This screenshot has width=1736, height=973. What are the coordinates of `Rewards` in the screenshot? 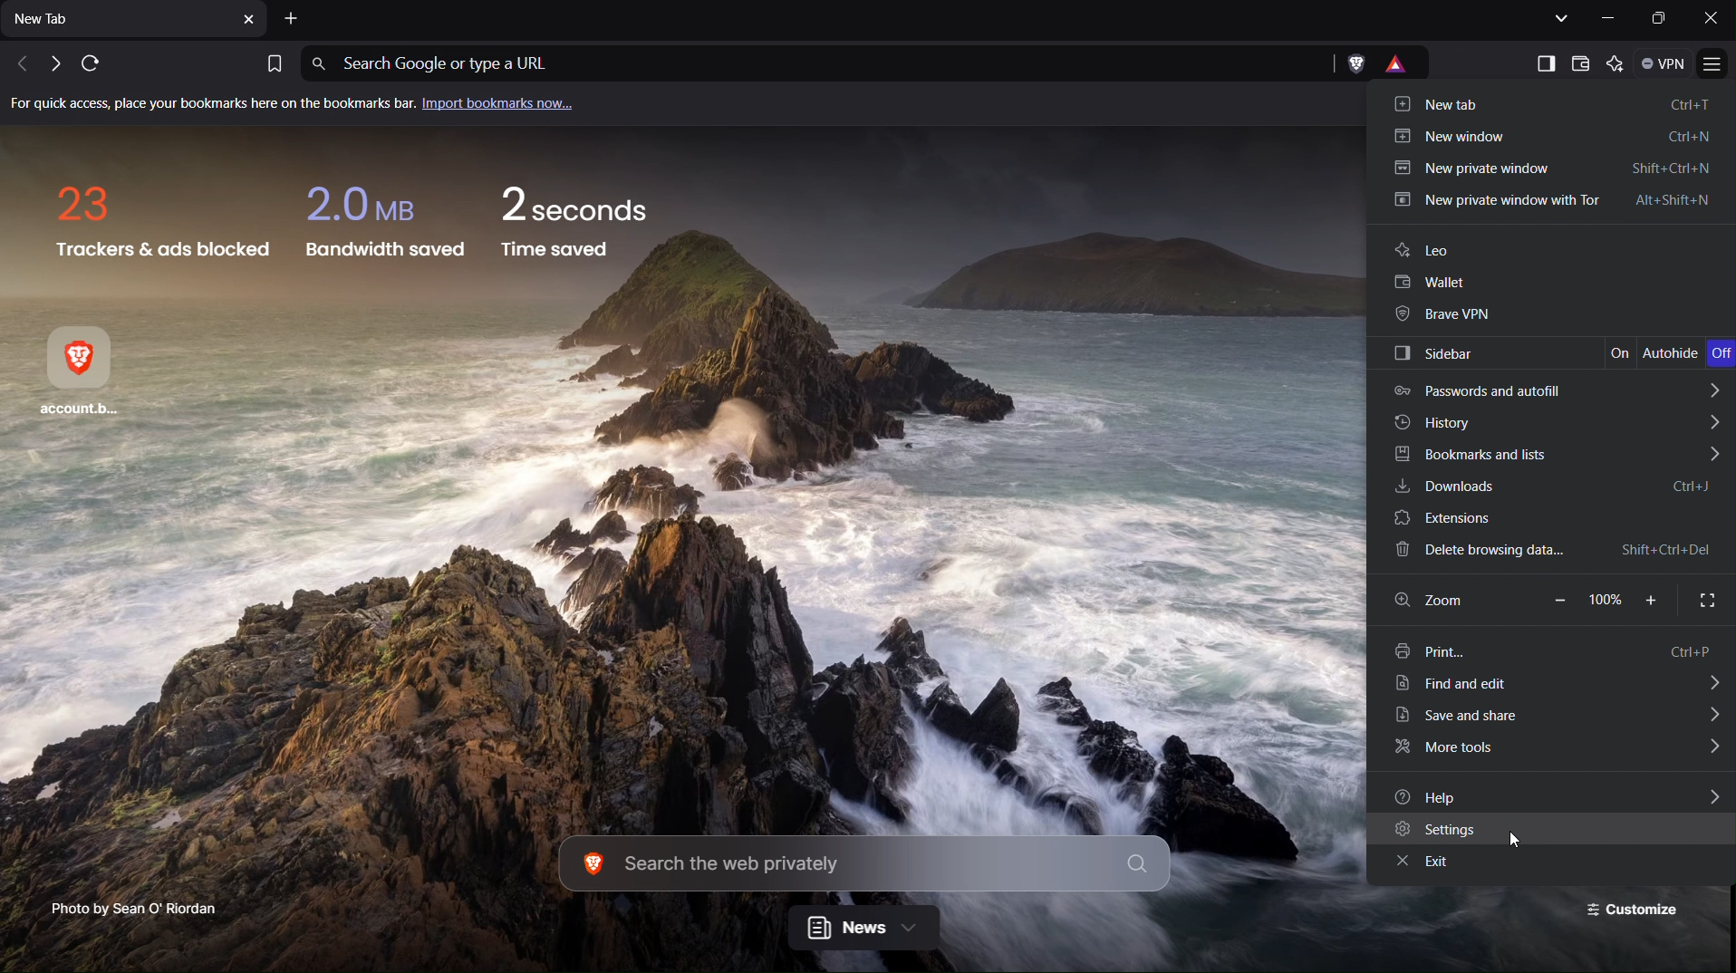 It's located at (1405, 64).